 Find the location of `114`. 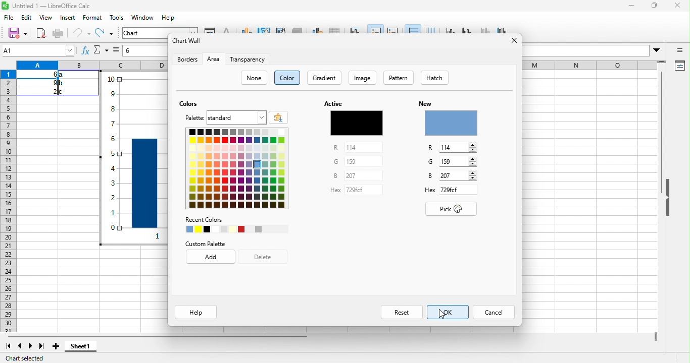

114 is located at coordinates (458, 147).